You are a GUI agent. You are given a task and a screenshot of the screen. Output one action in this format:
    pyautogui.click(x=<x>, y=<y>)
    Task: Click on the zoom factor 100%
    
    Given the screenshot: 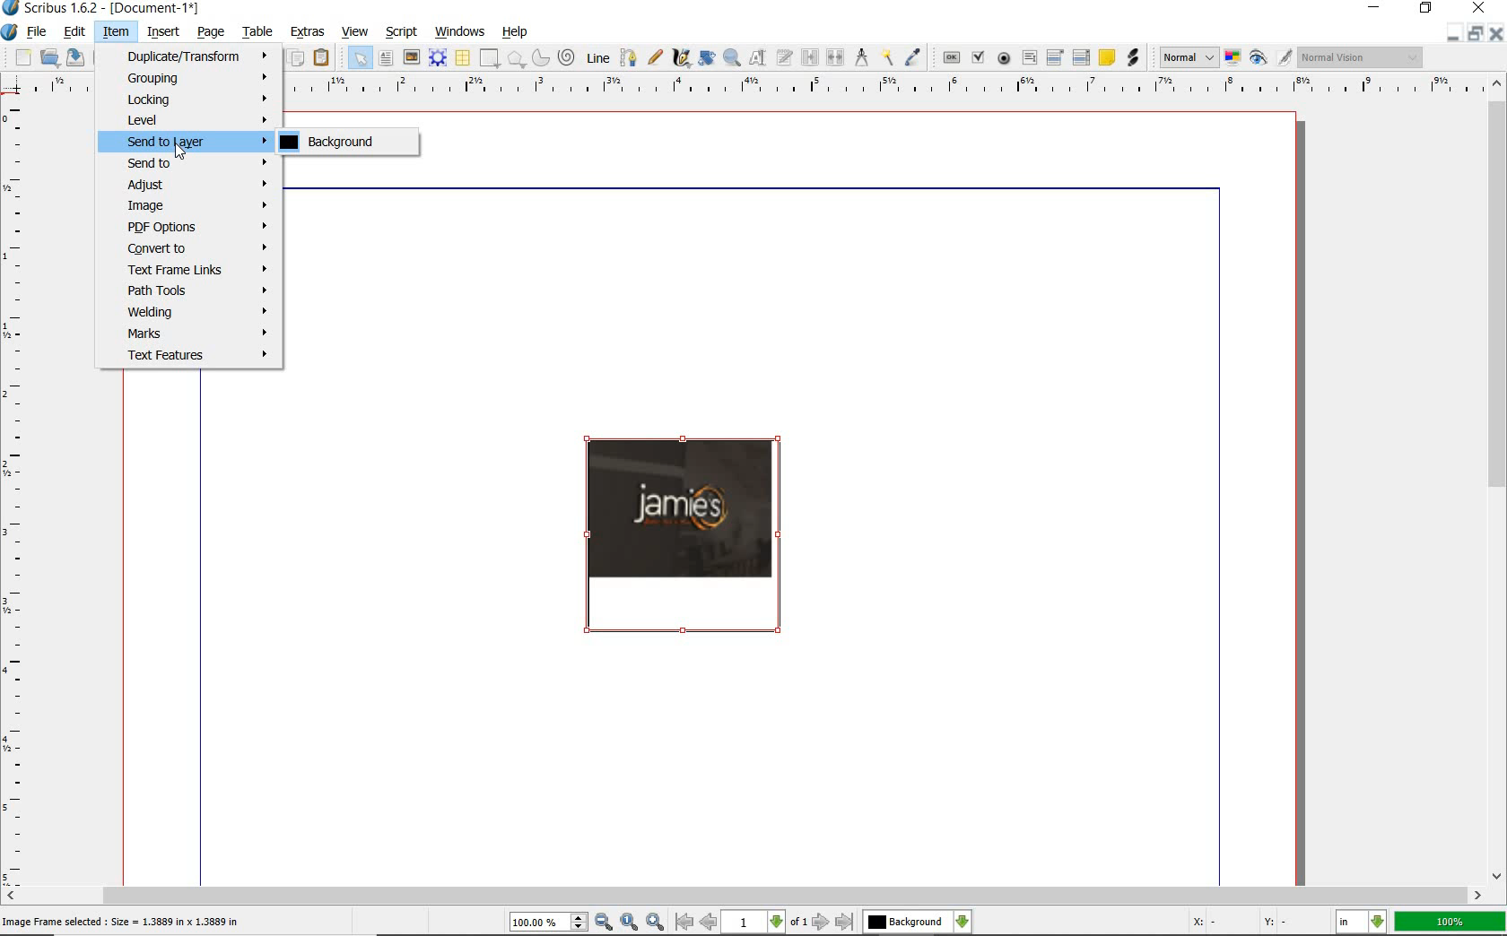 What is the action you would take?
    pyautogui.click(x=1450, y=921)
    